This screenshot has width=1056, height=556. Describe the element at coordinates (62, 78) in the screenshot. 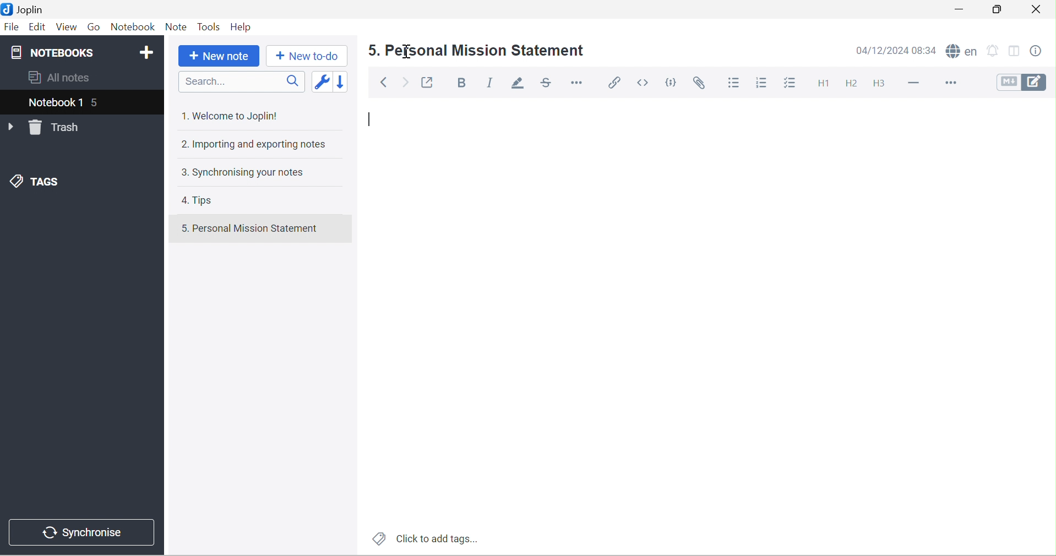

I see `All notes` at that location.